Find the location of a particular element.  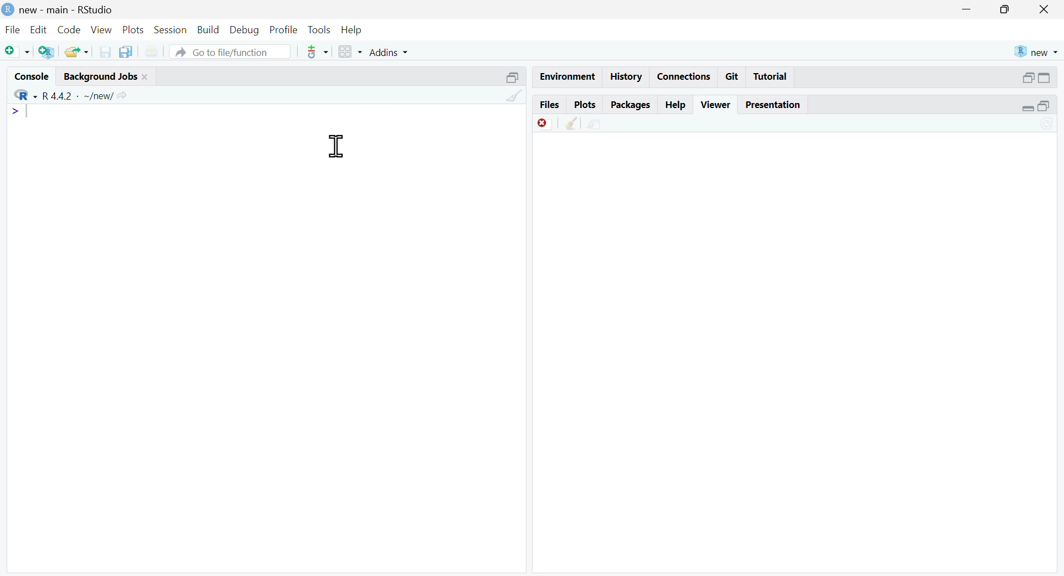

tool is located at coordinates (318, 52).